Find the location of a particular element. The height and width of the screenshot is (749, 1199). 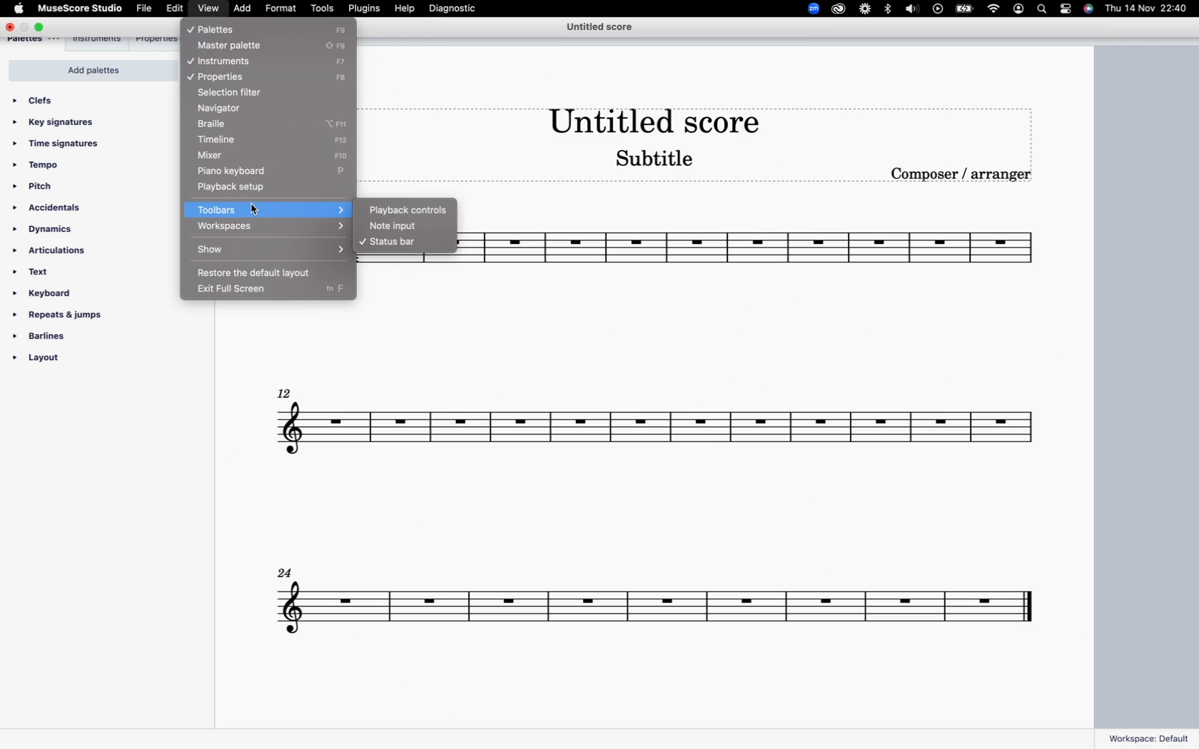

option+F11 is located at coordinates (344, 121).